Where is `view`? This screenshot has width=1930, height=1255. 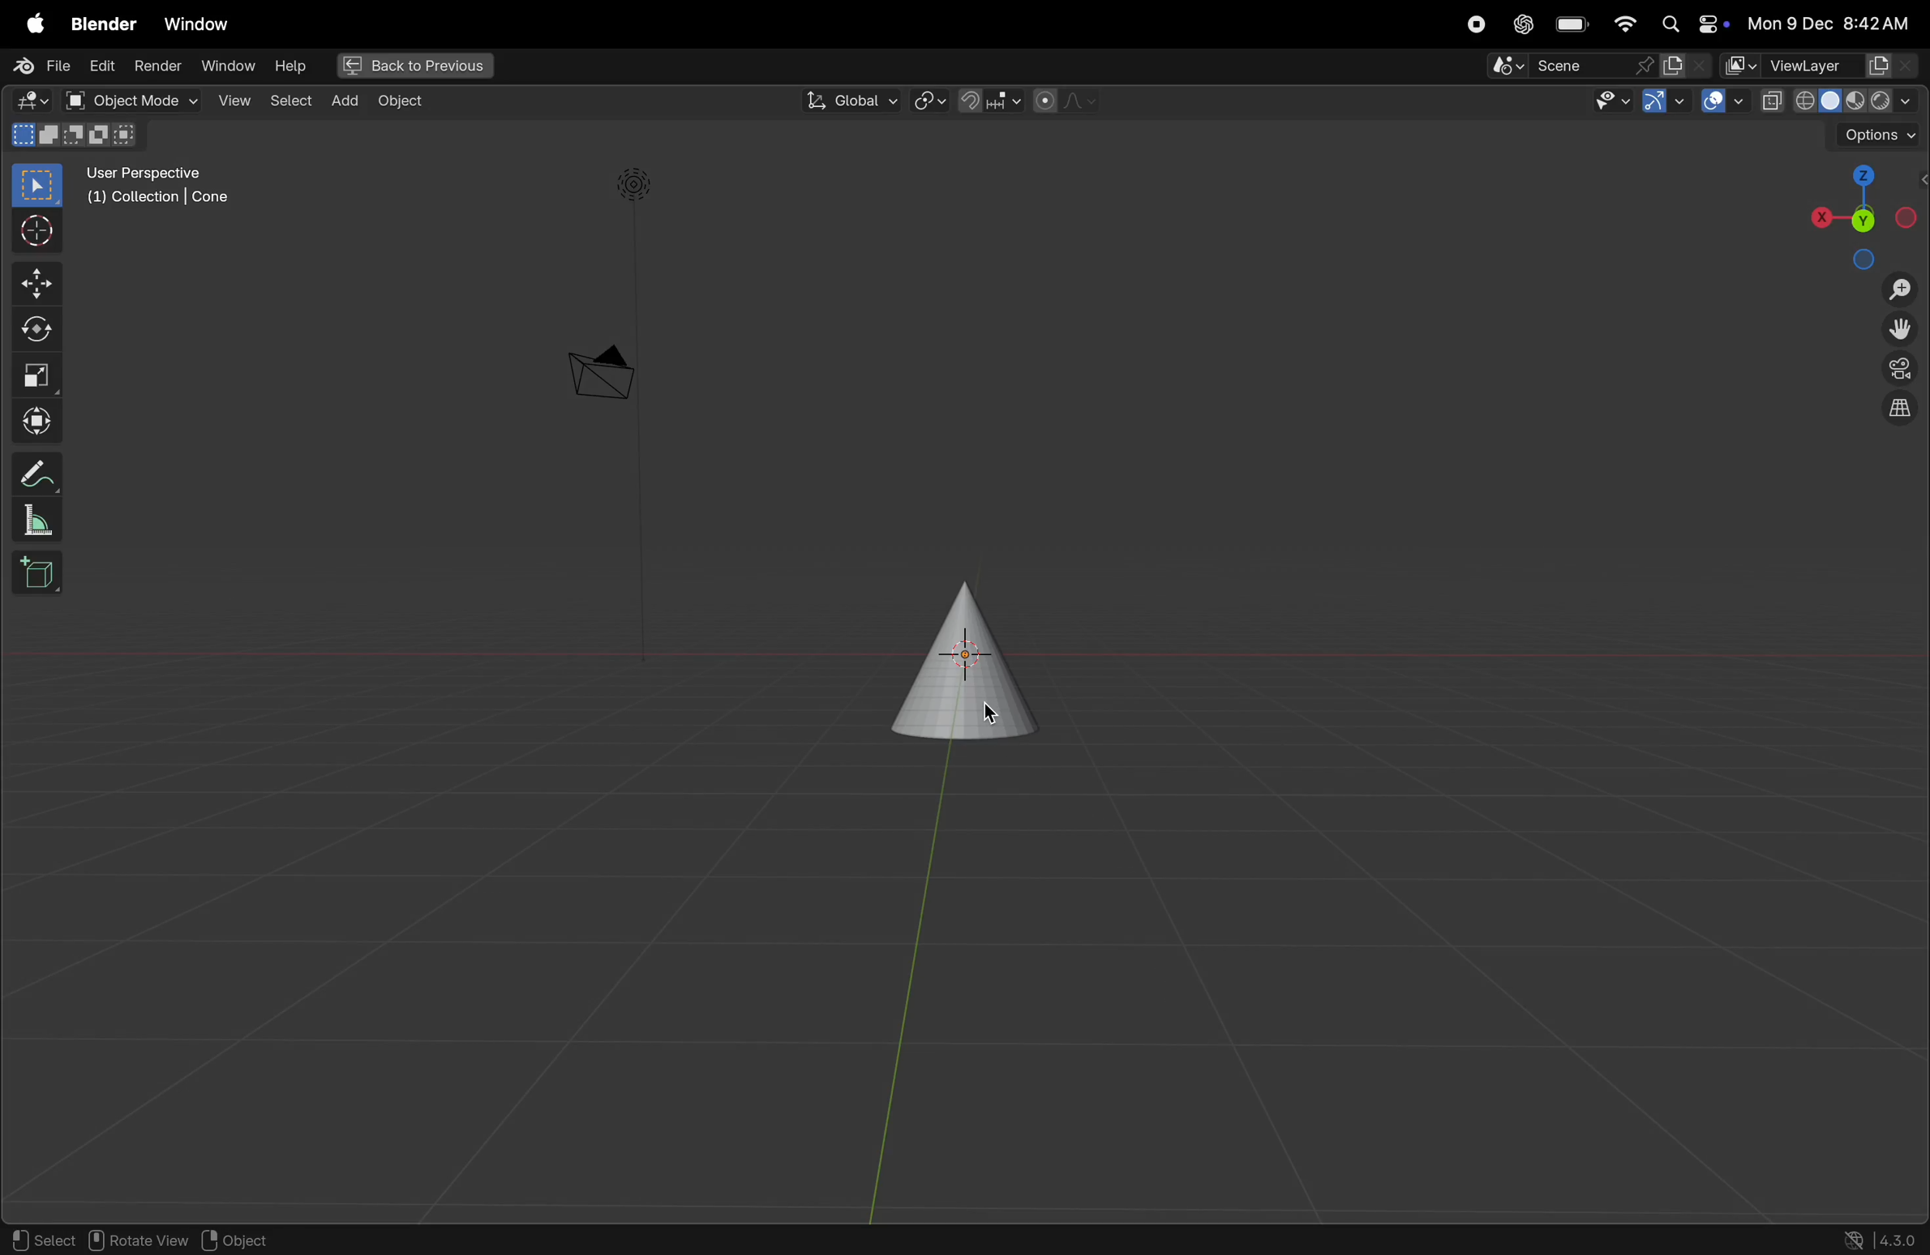 view is located at coordinates (229, 101).